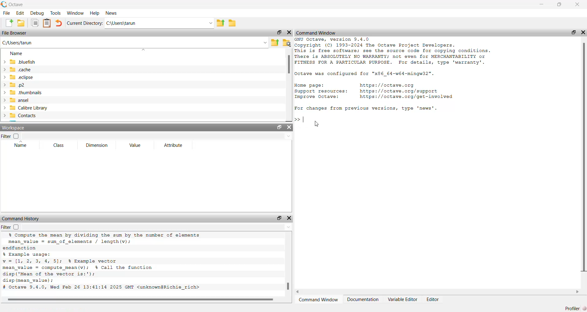  What do you see at coordinates (432, 299) in the screenshot?
I see `Editor` at bounding box center [432, 299].